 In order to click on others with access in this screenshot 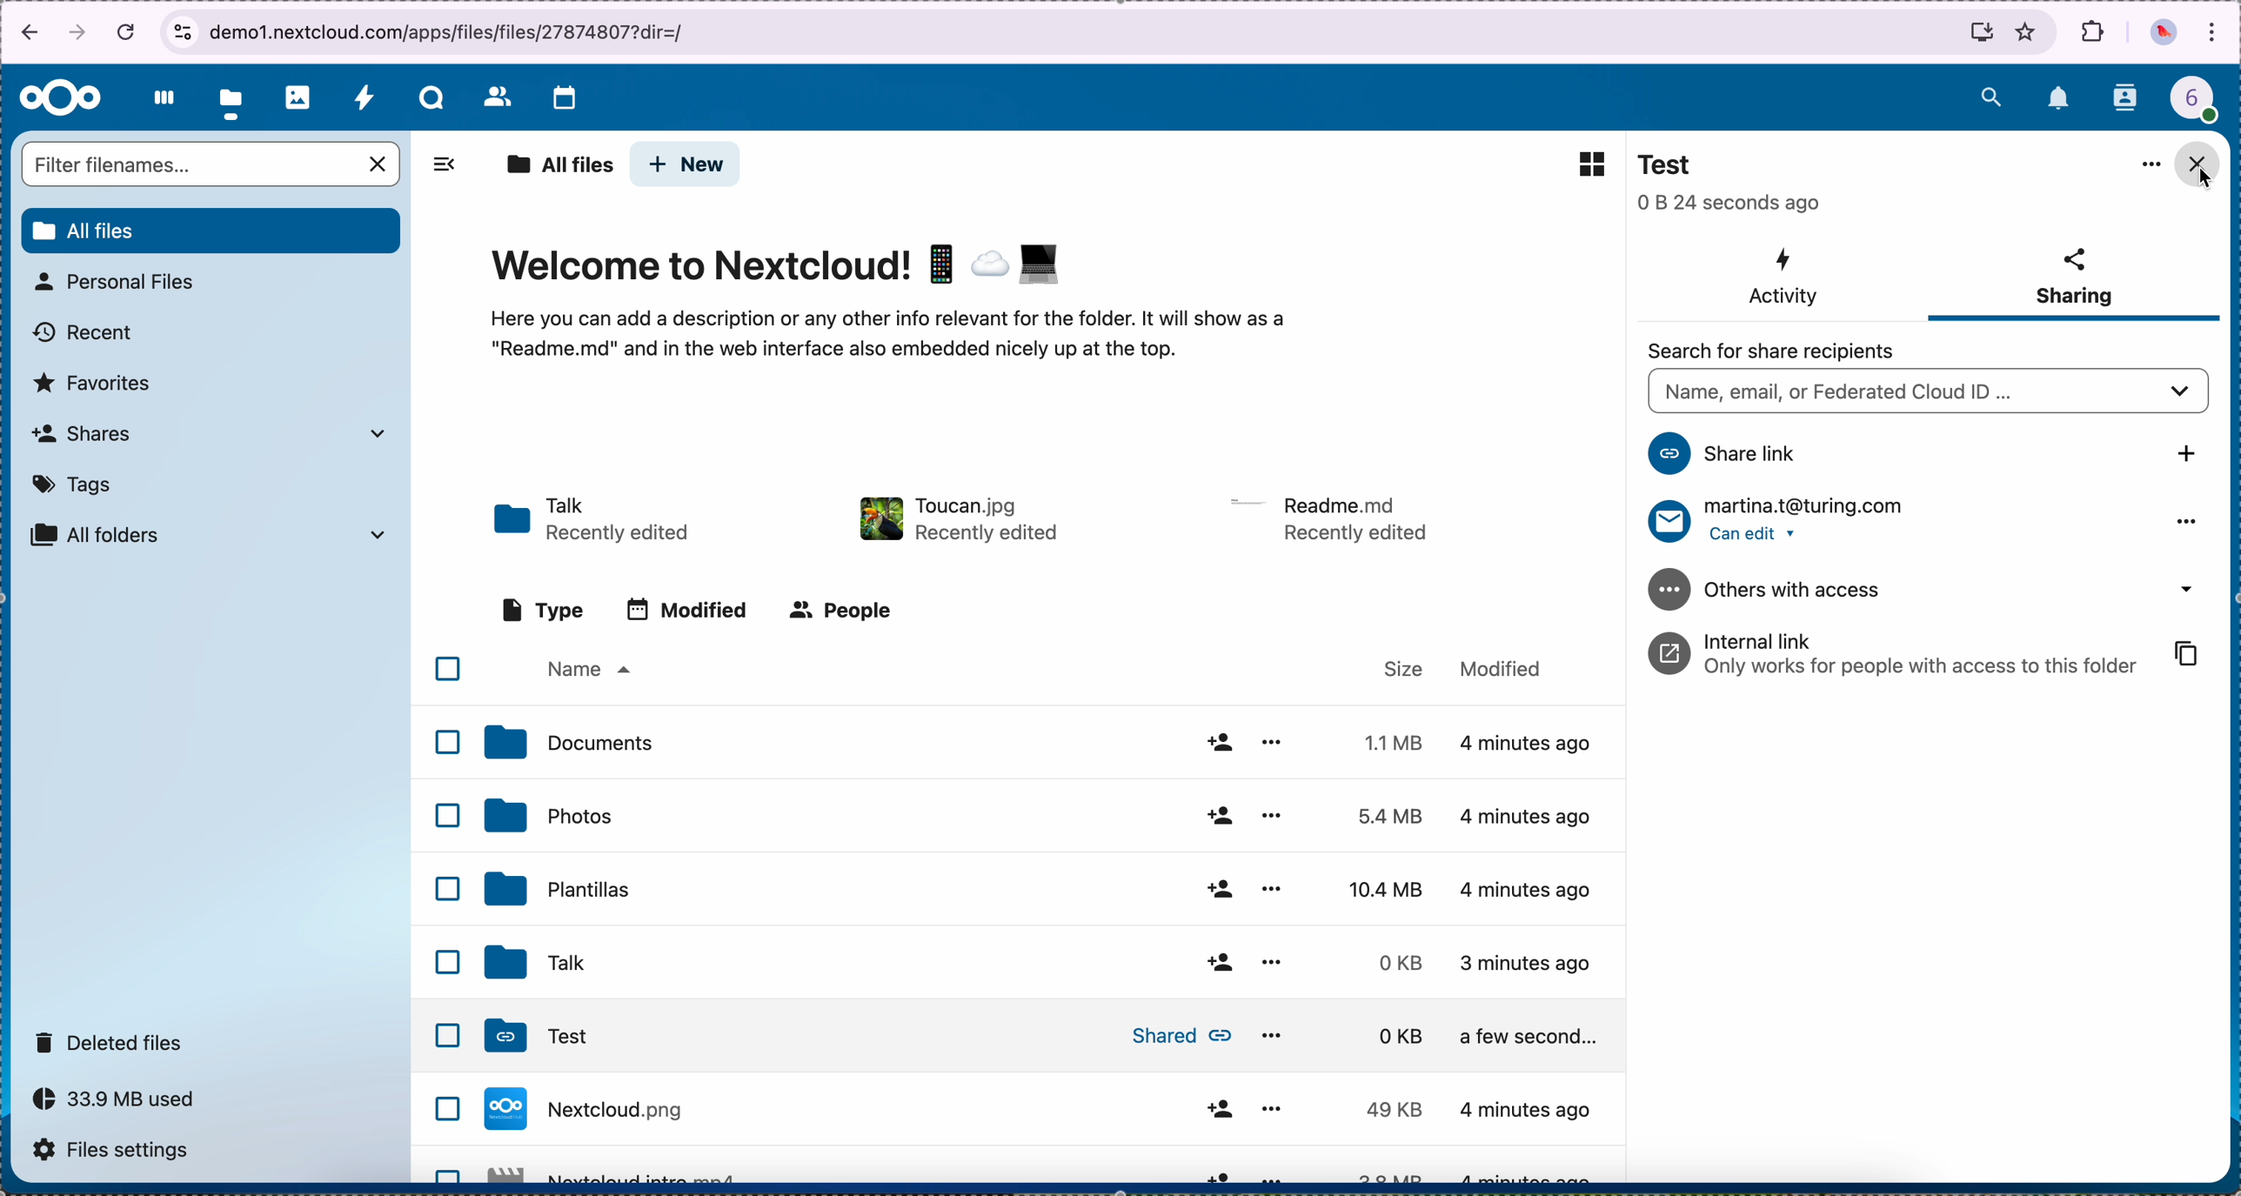, I will do `click(1934, 590)`.